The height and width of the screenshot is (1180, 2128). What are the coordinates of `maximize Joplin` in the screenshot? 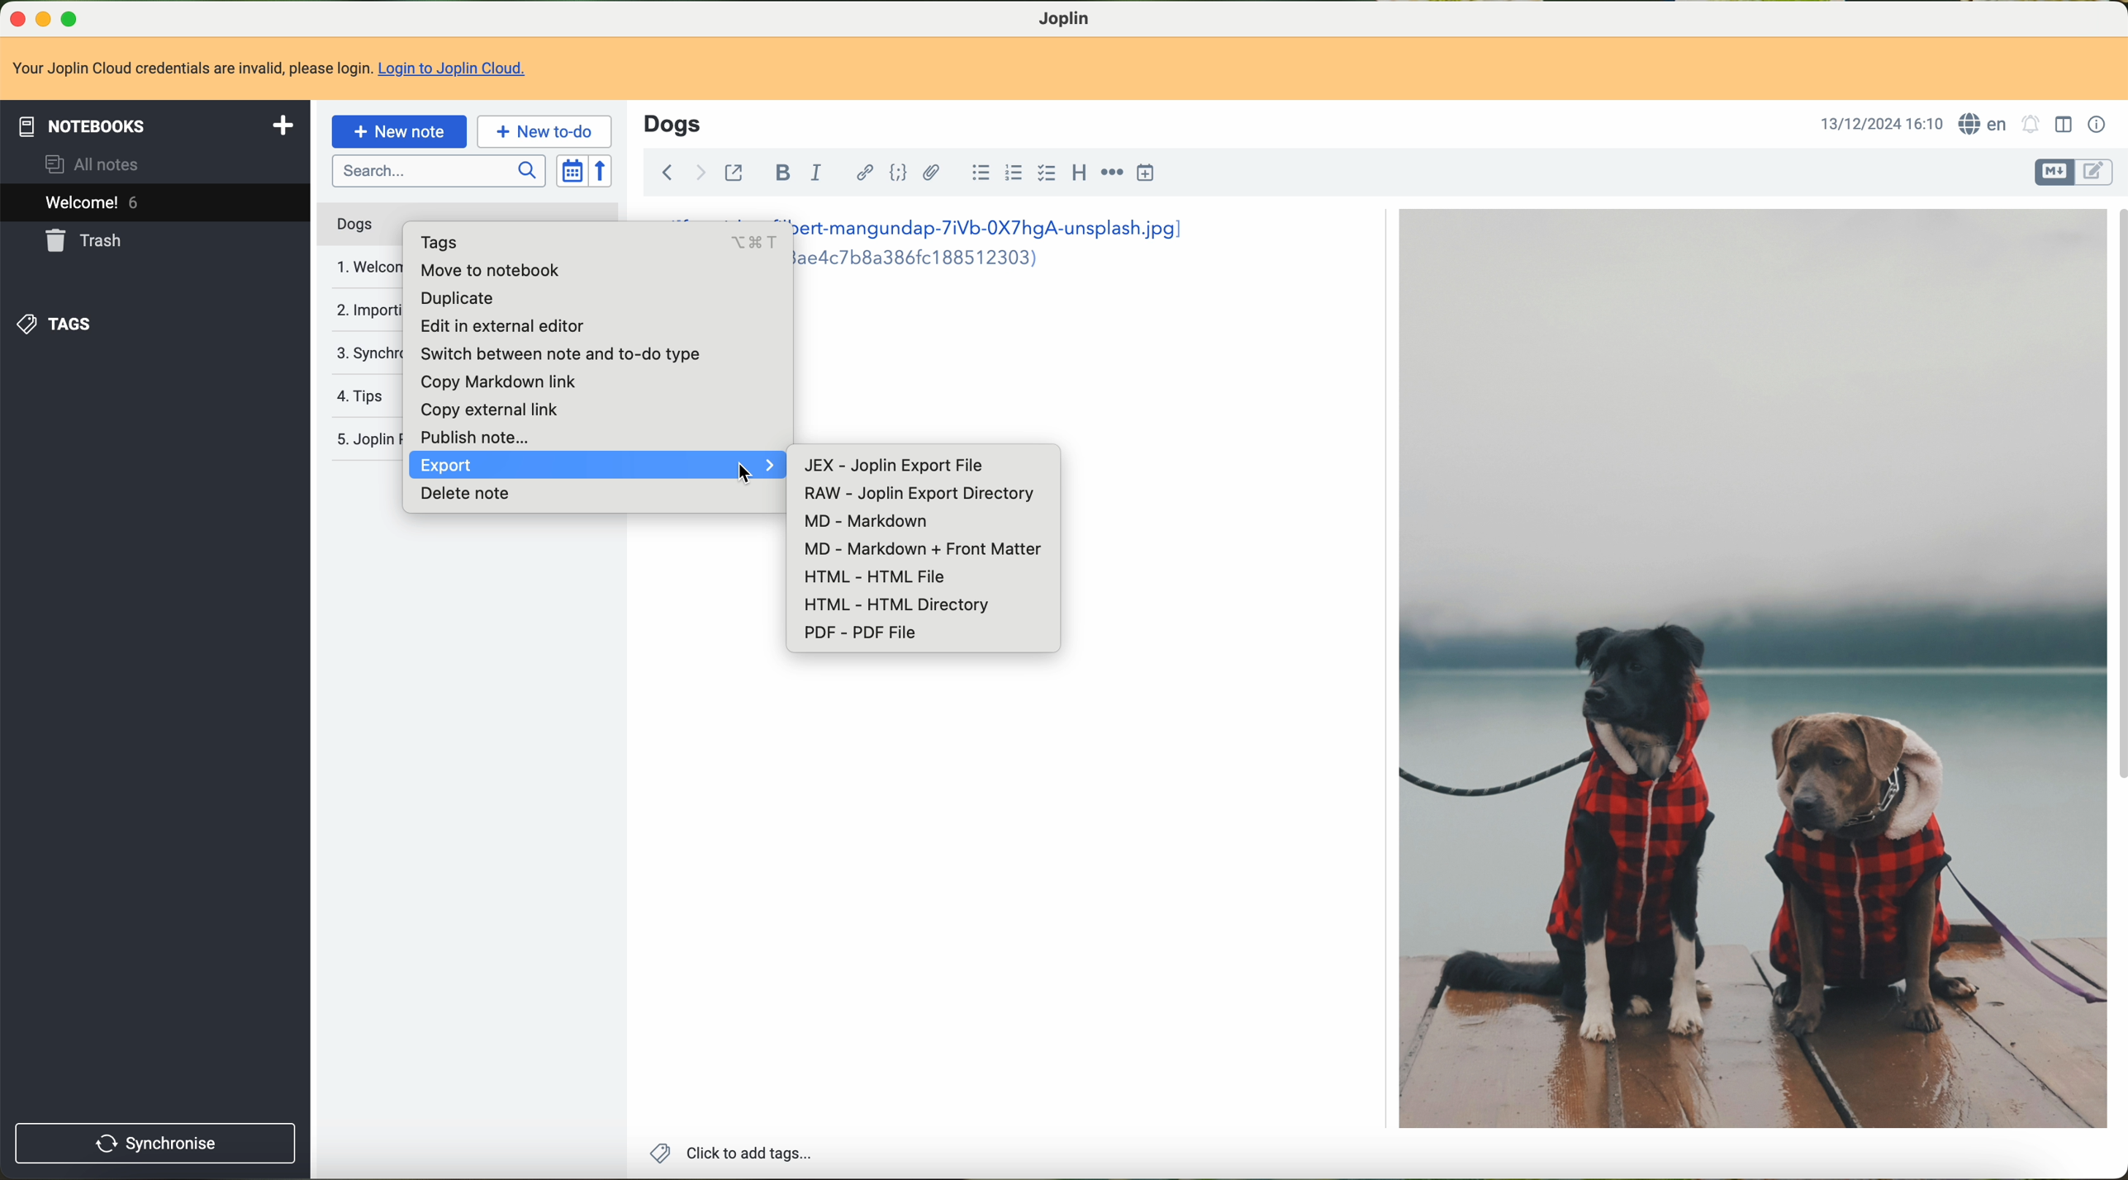 It's located at (72, 20).